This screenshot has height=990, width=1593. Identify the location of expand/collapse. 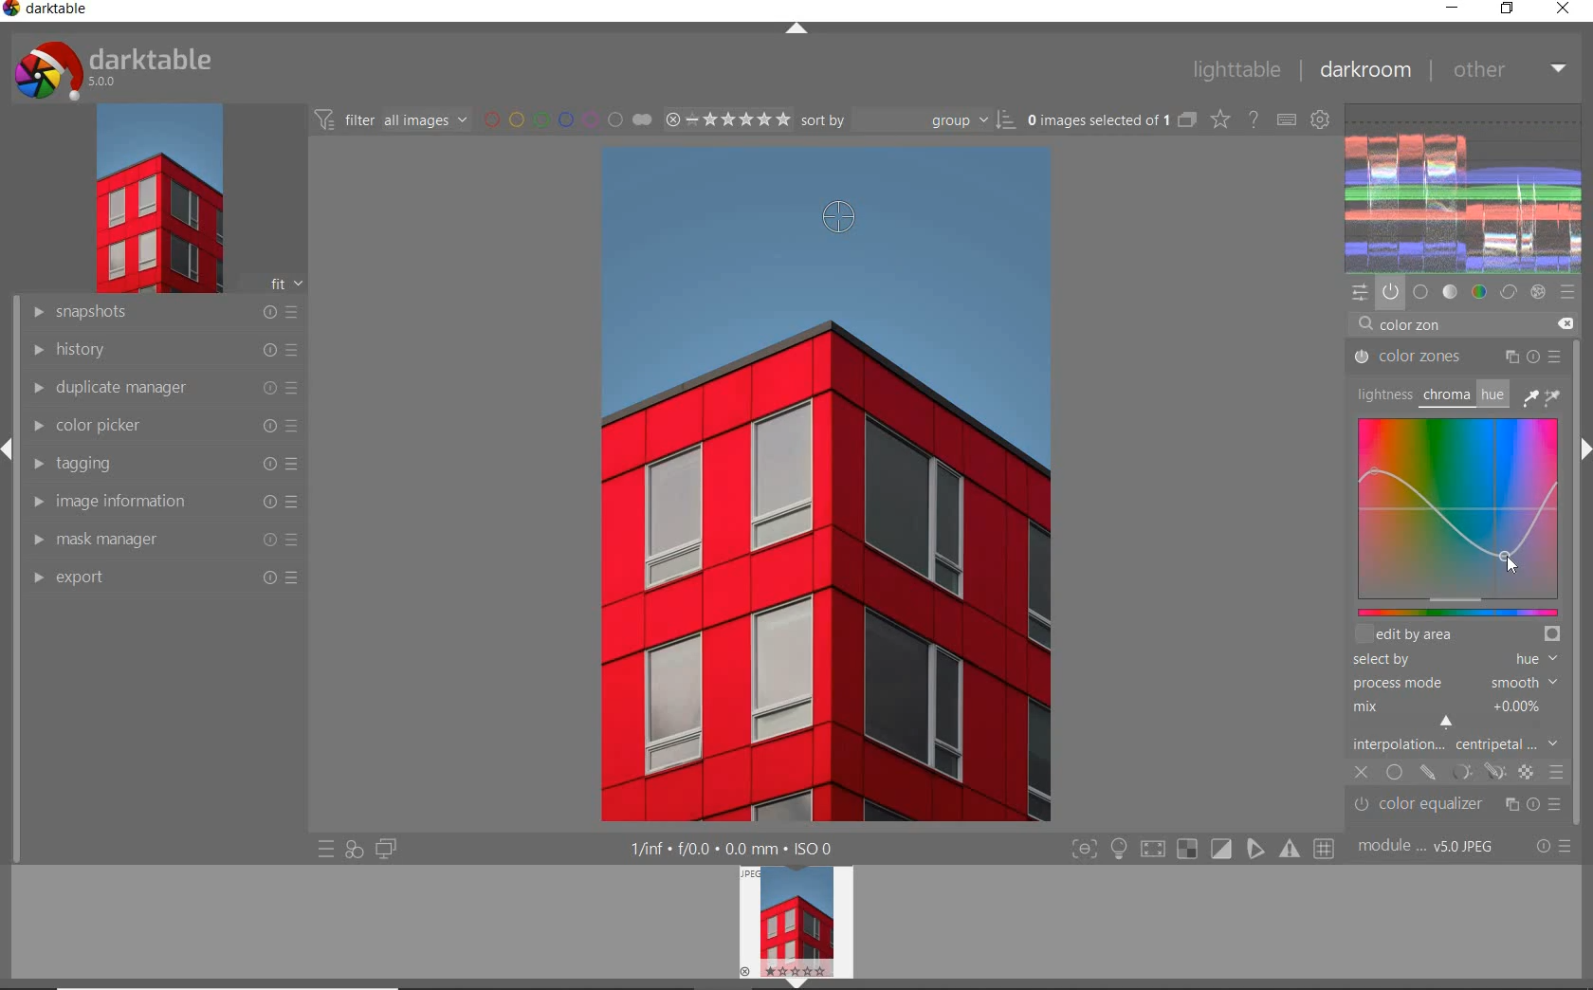
(1583, 450).